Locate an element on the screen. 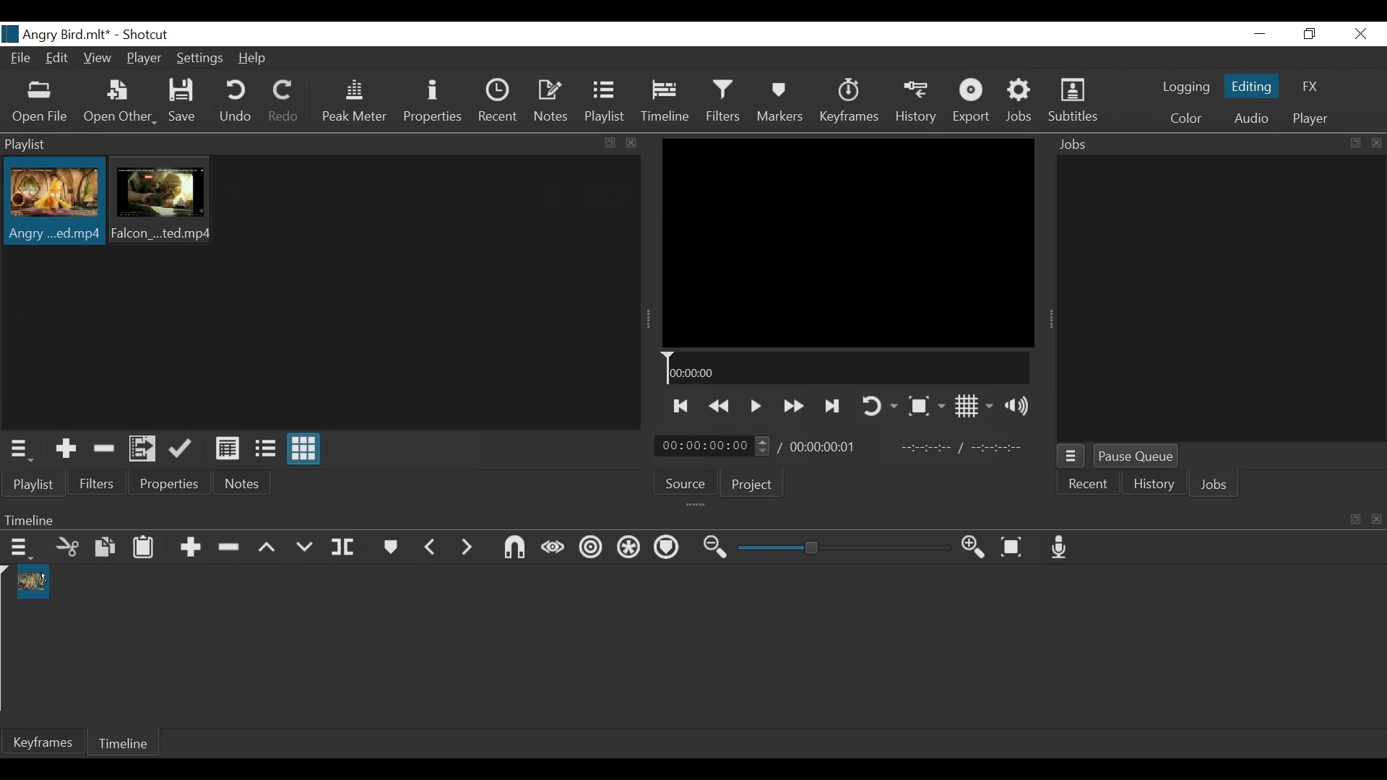  Add the Source to the playlist is located at coordinates (64, 449).